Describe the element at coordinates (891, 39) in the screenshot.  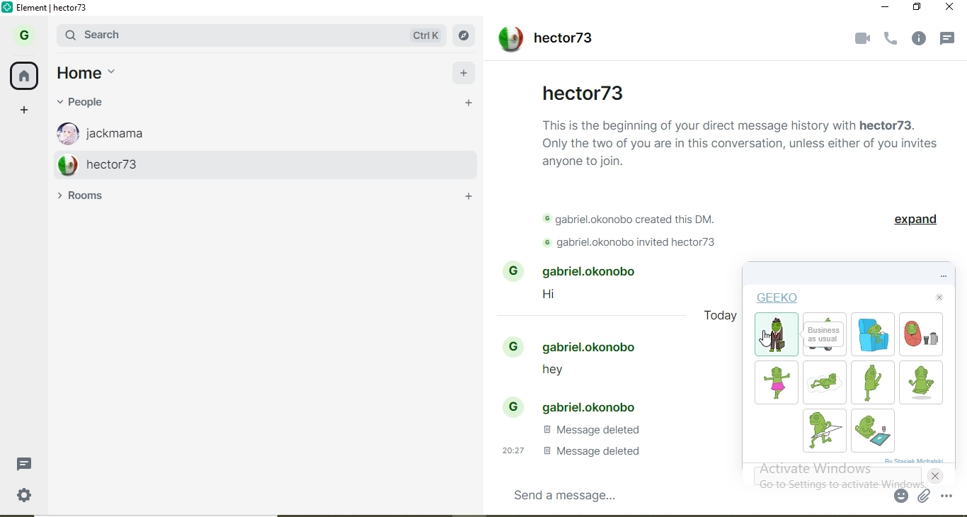
I see `voice call` at that location.